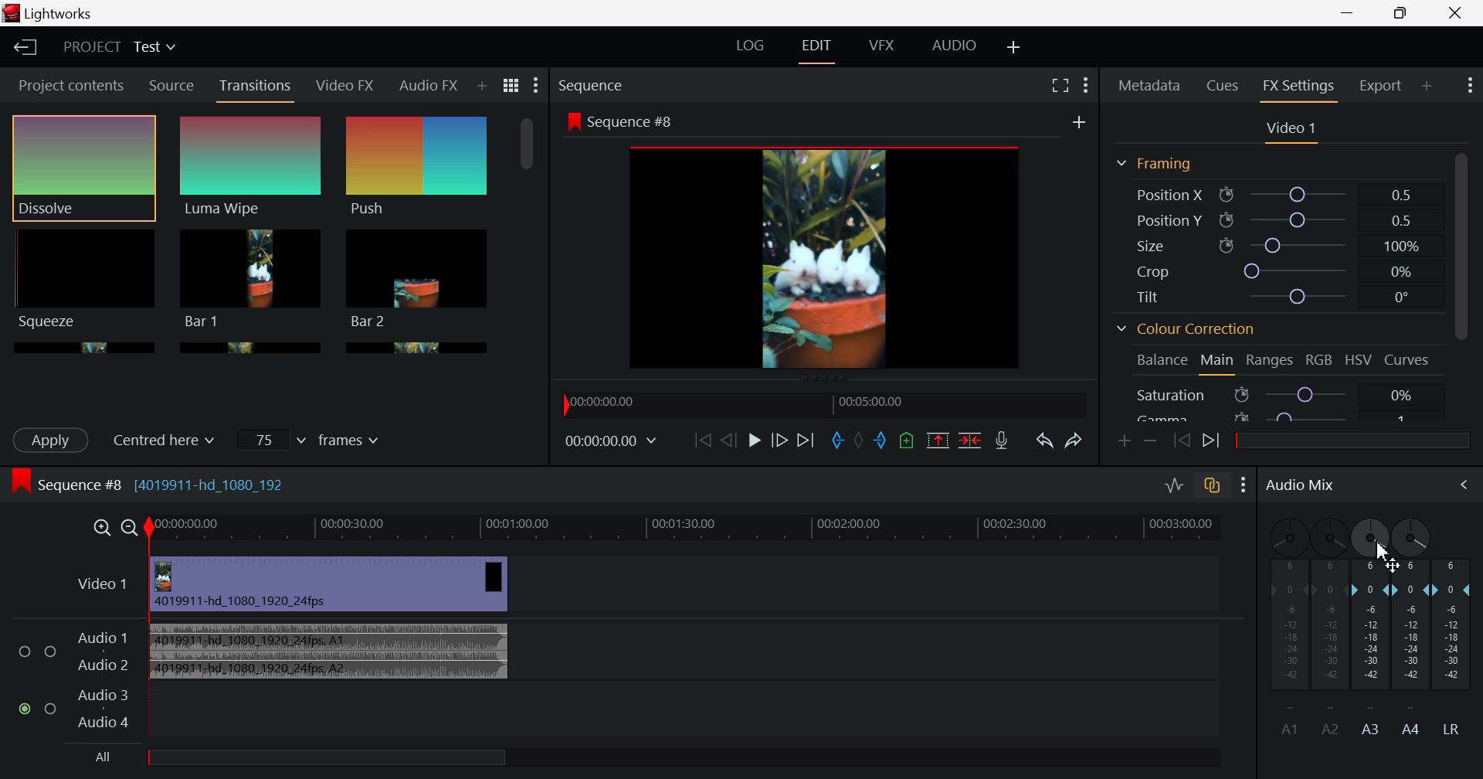  What do you see at coordinates (1173, 488) in the screenshot?
I see `Toggle audio levels editing` at bounding box center [1173, 488].